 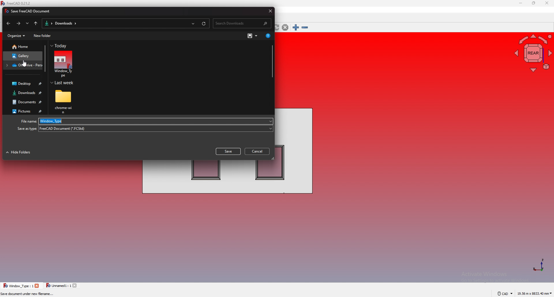 I want to click on downloads, so click(x=24, y=93).